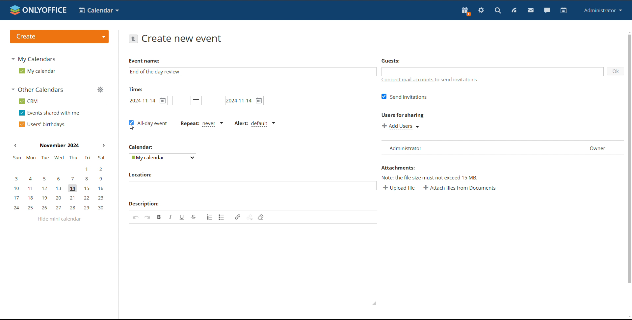  I want to click on settings, so click(481, 11).